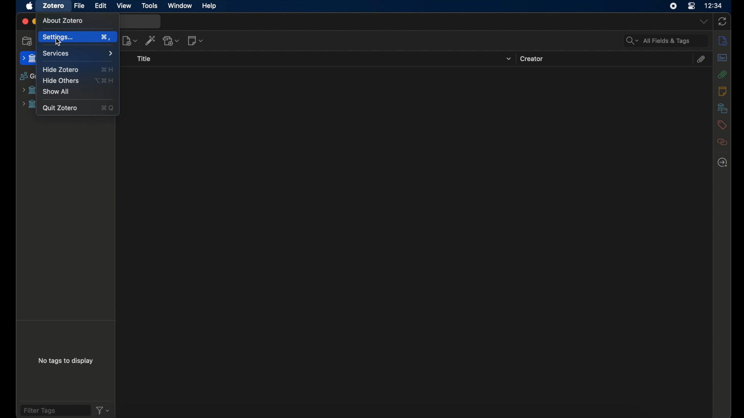 The width and height of the screenshot is (744, 418). Describe the element at coordinates (59, 38) in the screenshot. I see `settings` at that location.